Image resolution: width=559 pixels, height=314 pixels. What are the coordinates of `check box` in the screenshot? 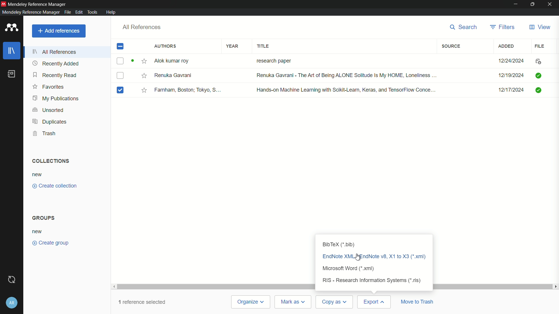 It's located at (122, 47).